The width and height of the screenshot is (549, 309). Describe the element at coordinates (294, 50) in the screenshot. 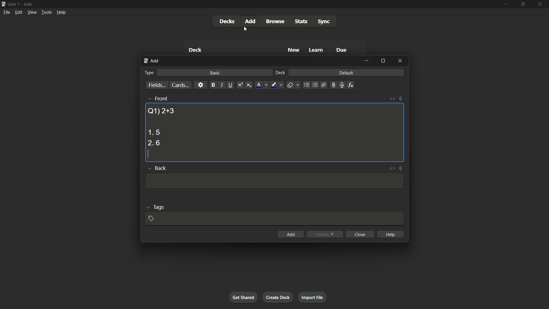

I see `new` at that location.